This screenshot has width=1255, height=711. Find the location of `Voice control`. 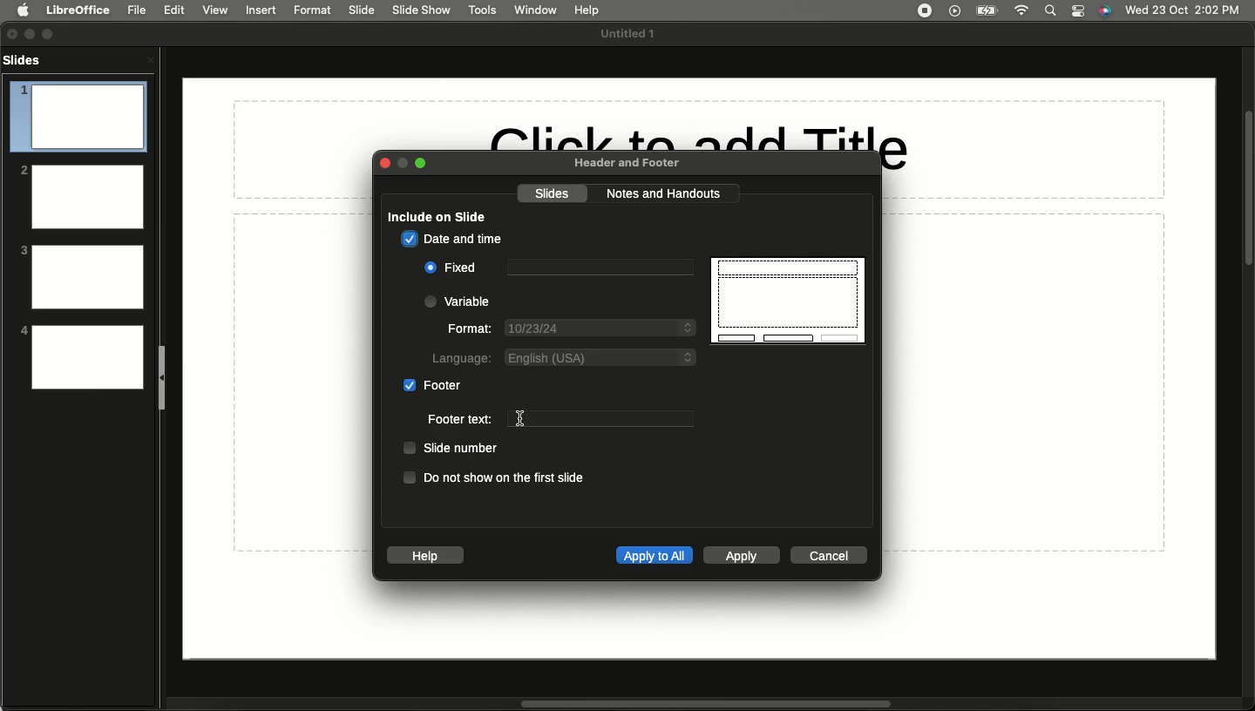

Voice control is located at coordinates (1105, 11).